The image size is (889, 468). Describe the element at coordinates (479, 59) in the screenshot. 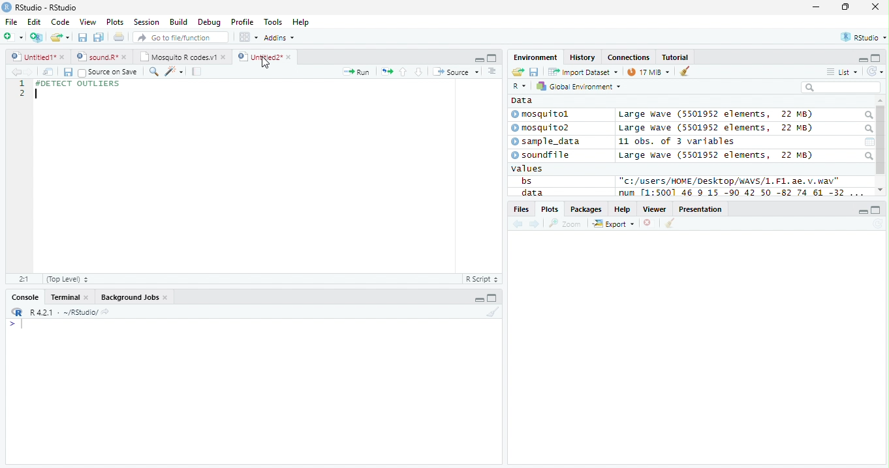

I see `minimize` at that location.